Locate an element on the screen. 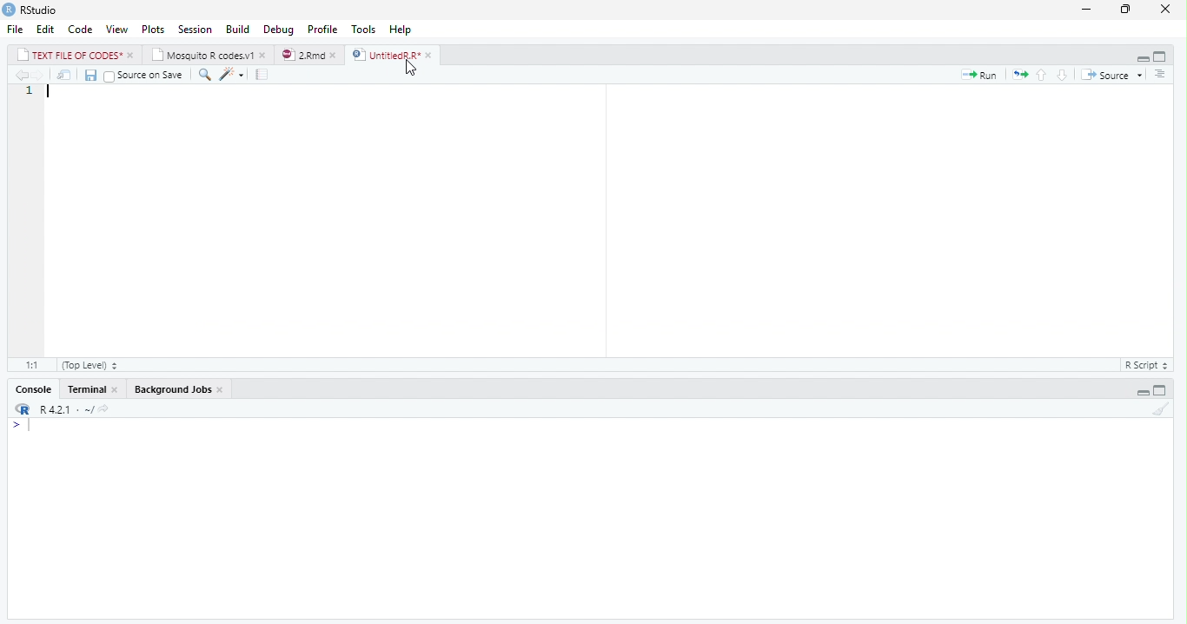  close is located at coordinates (132, 56).